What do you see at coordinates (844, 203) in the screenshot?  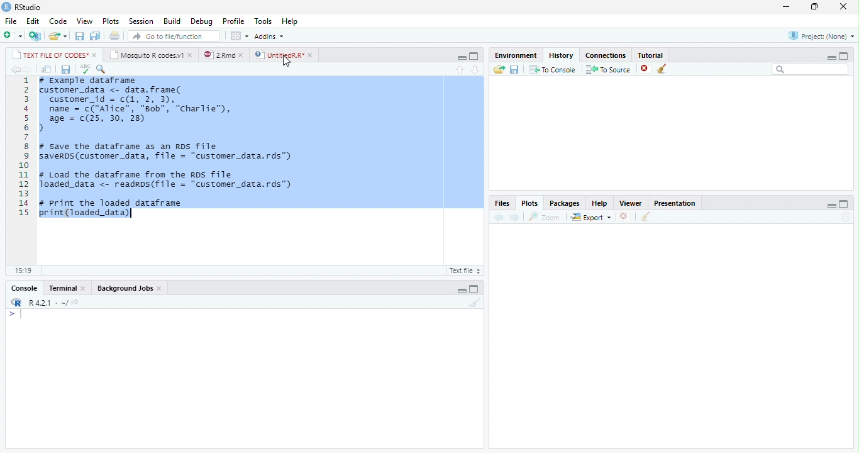 I see `maximize` at bounding box center [844, 203].